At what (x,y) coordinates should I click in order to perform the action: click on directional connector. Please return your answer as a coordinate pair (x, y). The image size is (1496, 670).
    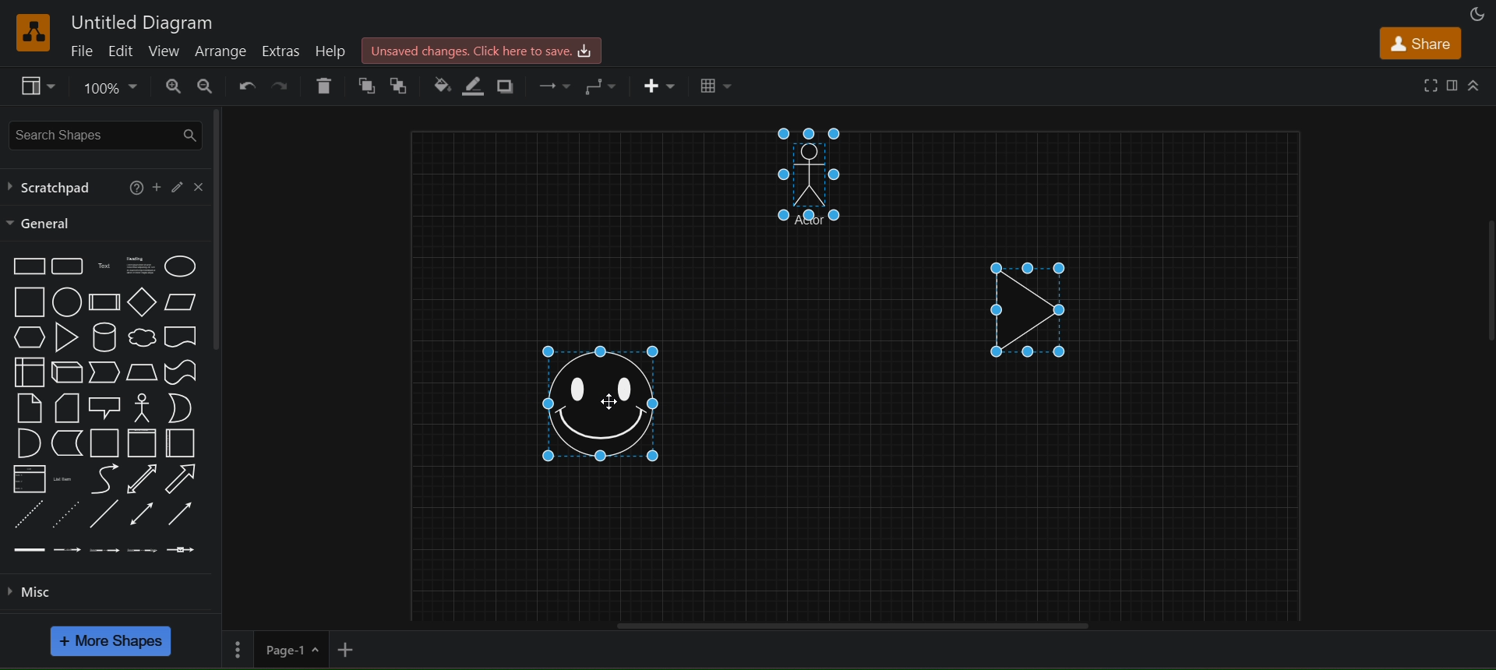
    Looking at the image, I should click on (184, 514).